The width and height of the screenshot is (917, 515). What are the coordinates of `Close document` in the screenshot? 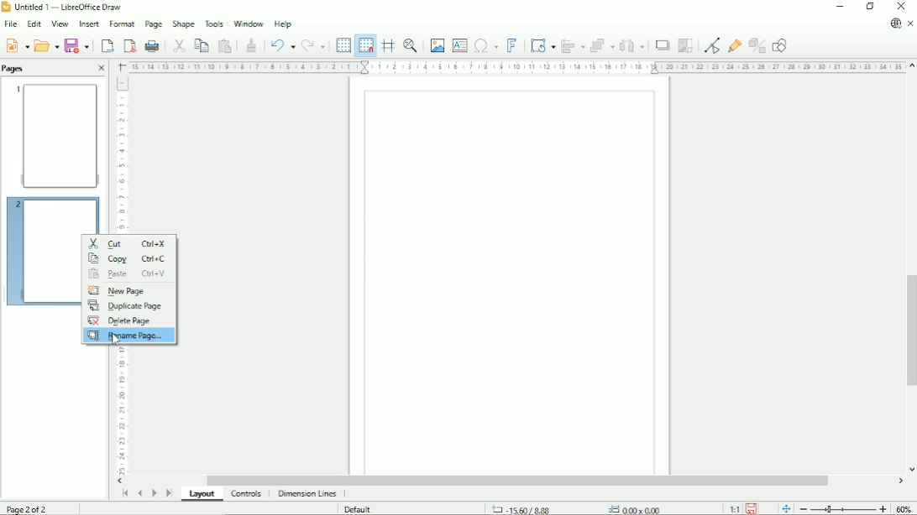 It's located at (911, 24).